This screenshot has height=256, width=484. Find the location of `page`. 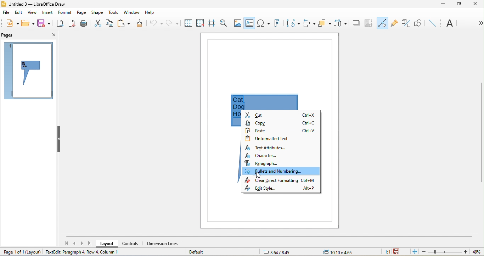

page is located at coordinates (81, 11).